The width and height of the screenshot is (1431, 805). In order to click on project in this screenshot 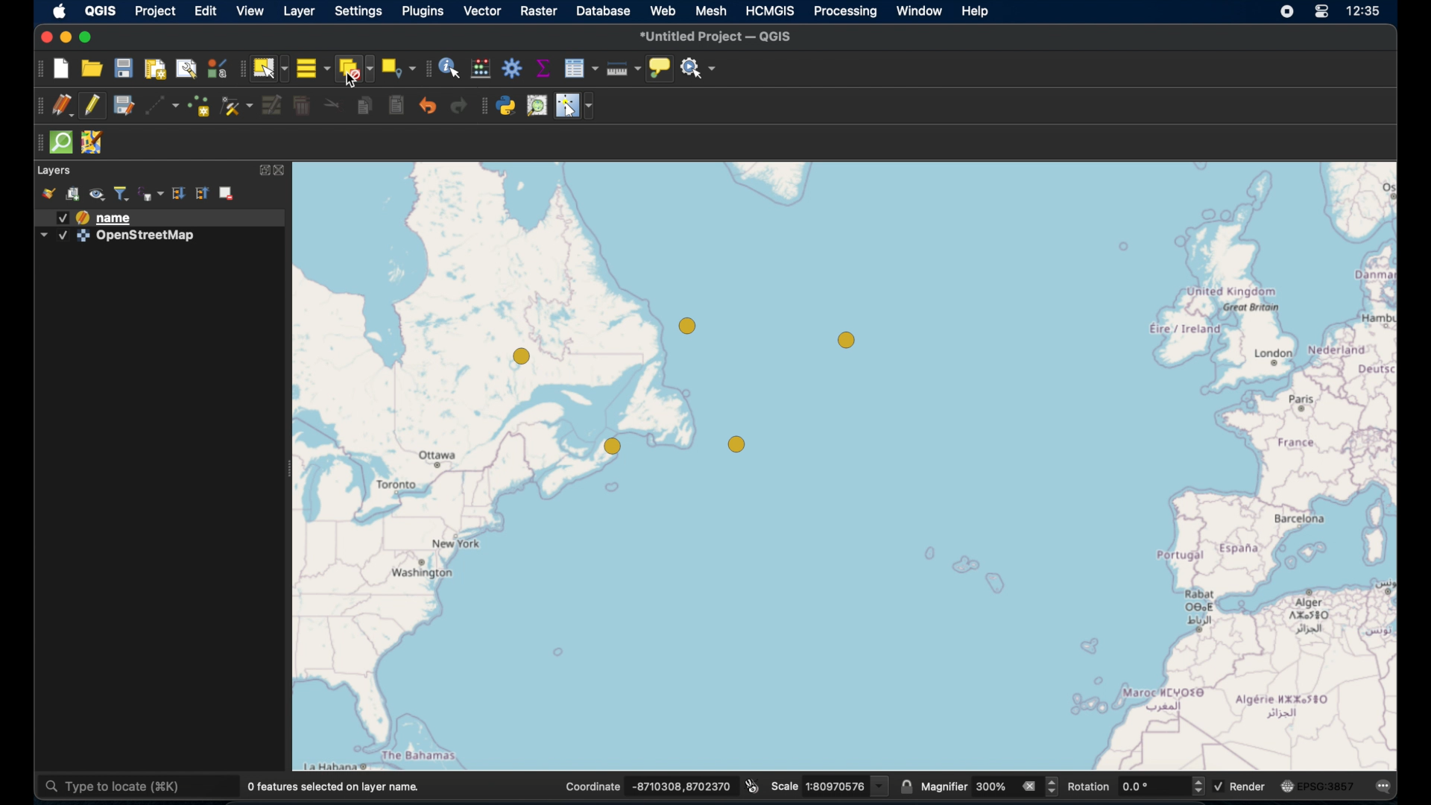, I will do `click(156, 13)`.